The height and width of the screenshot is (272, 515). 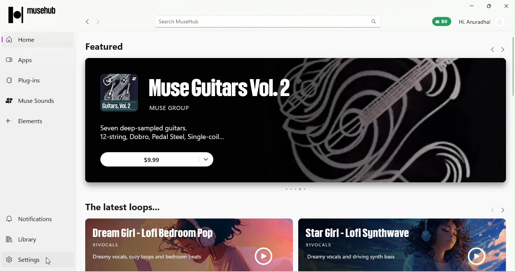 What do you see at coordinates (293, 99) in the screenshot?
I see `Muse guitars Vol. 2 Ad` at bounding box center [293, 99].